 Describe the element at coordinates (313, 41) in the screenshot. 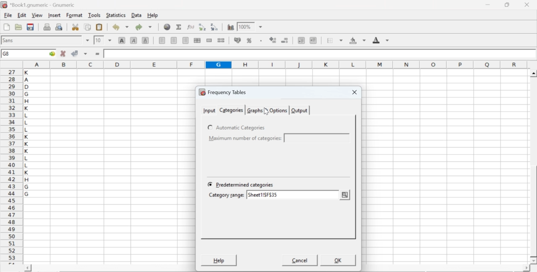

I see `increase indent` at that location.